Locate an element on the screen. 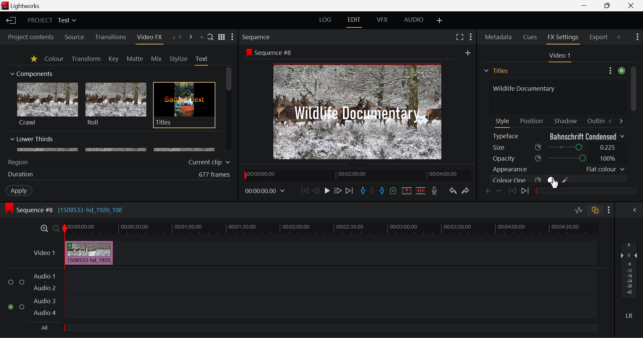  Add keyframe is located at coordinates (488, 191).